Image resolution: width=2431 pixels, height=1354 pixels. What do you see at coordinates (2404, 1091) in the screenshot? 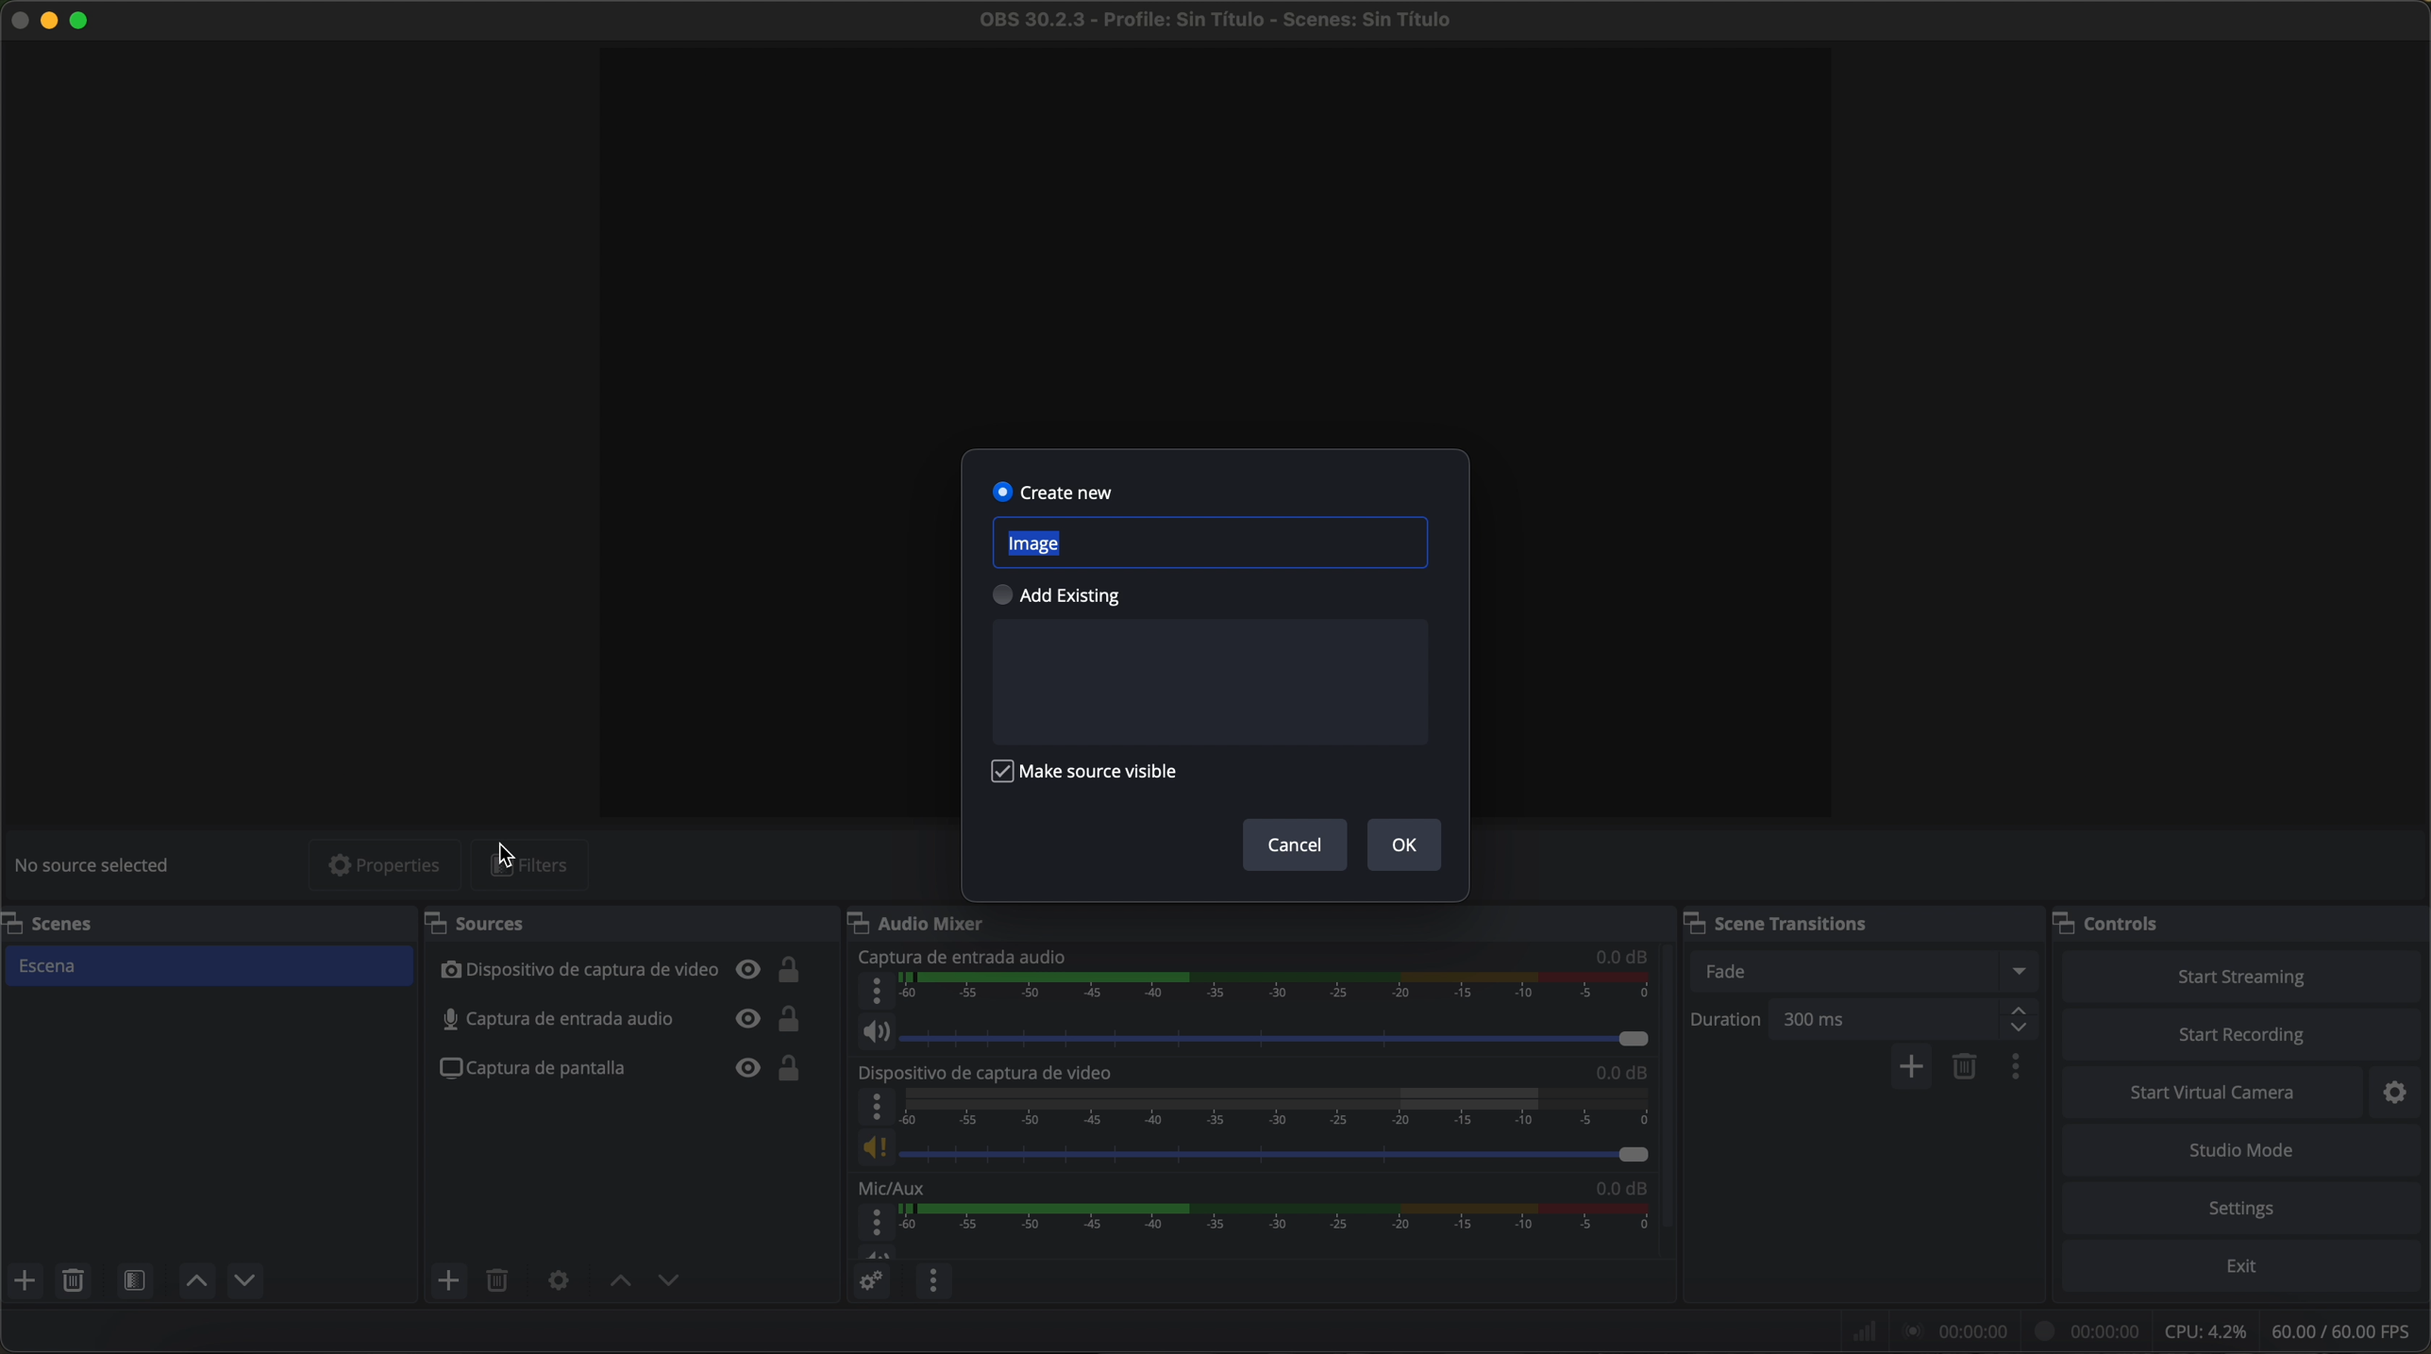
I see `settings` at bounding box center [2404, 1091].